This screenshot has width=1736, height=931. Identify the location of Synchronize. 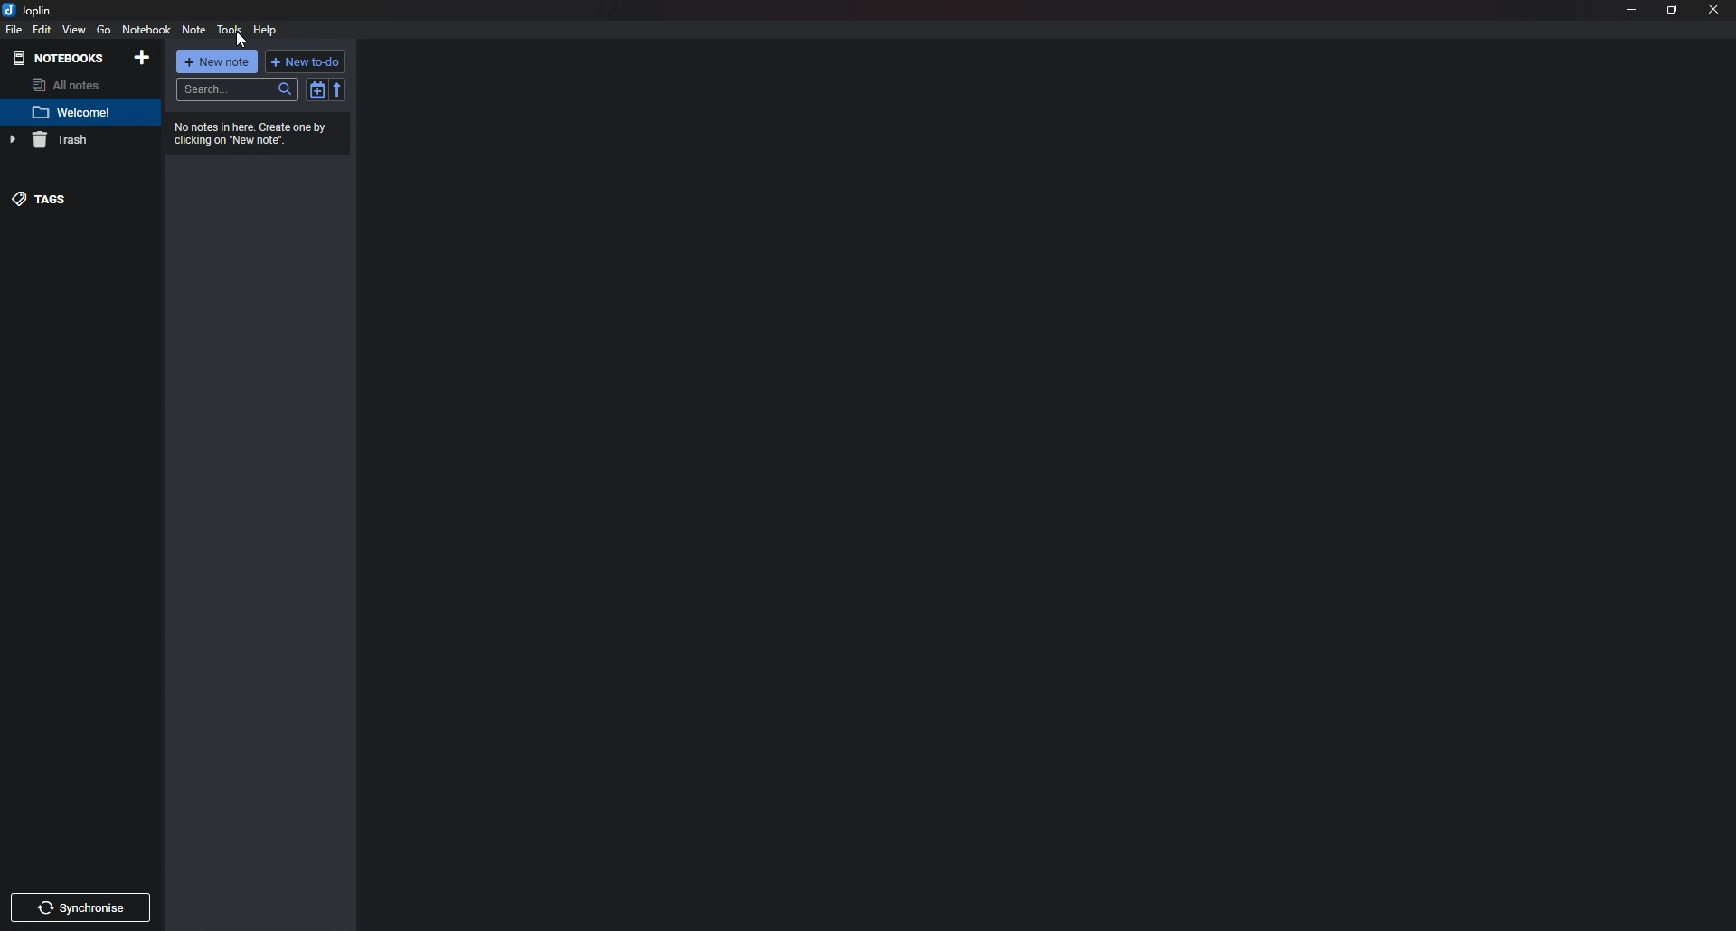
(81, 907).